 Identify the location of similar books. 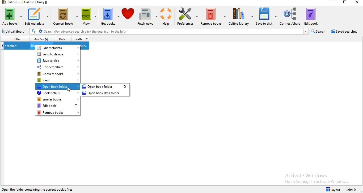
(58, 99).